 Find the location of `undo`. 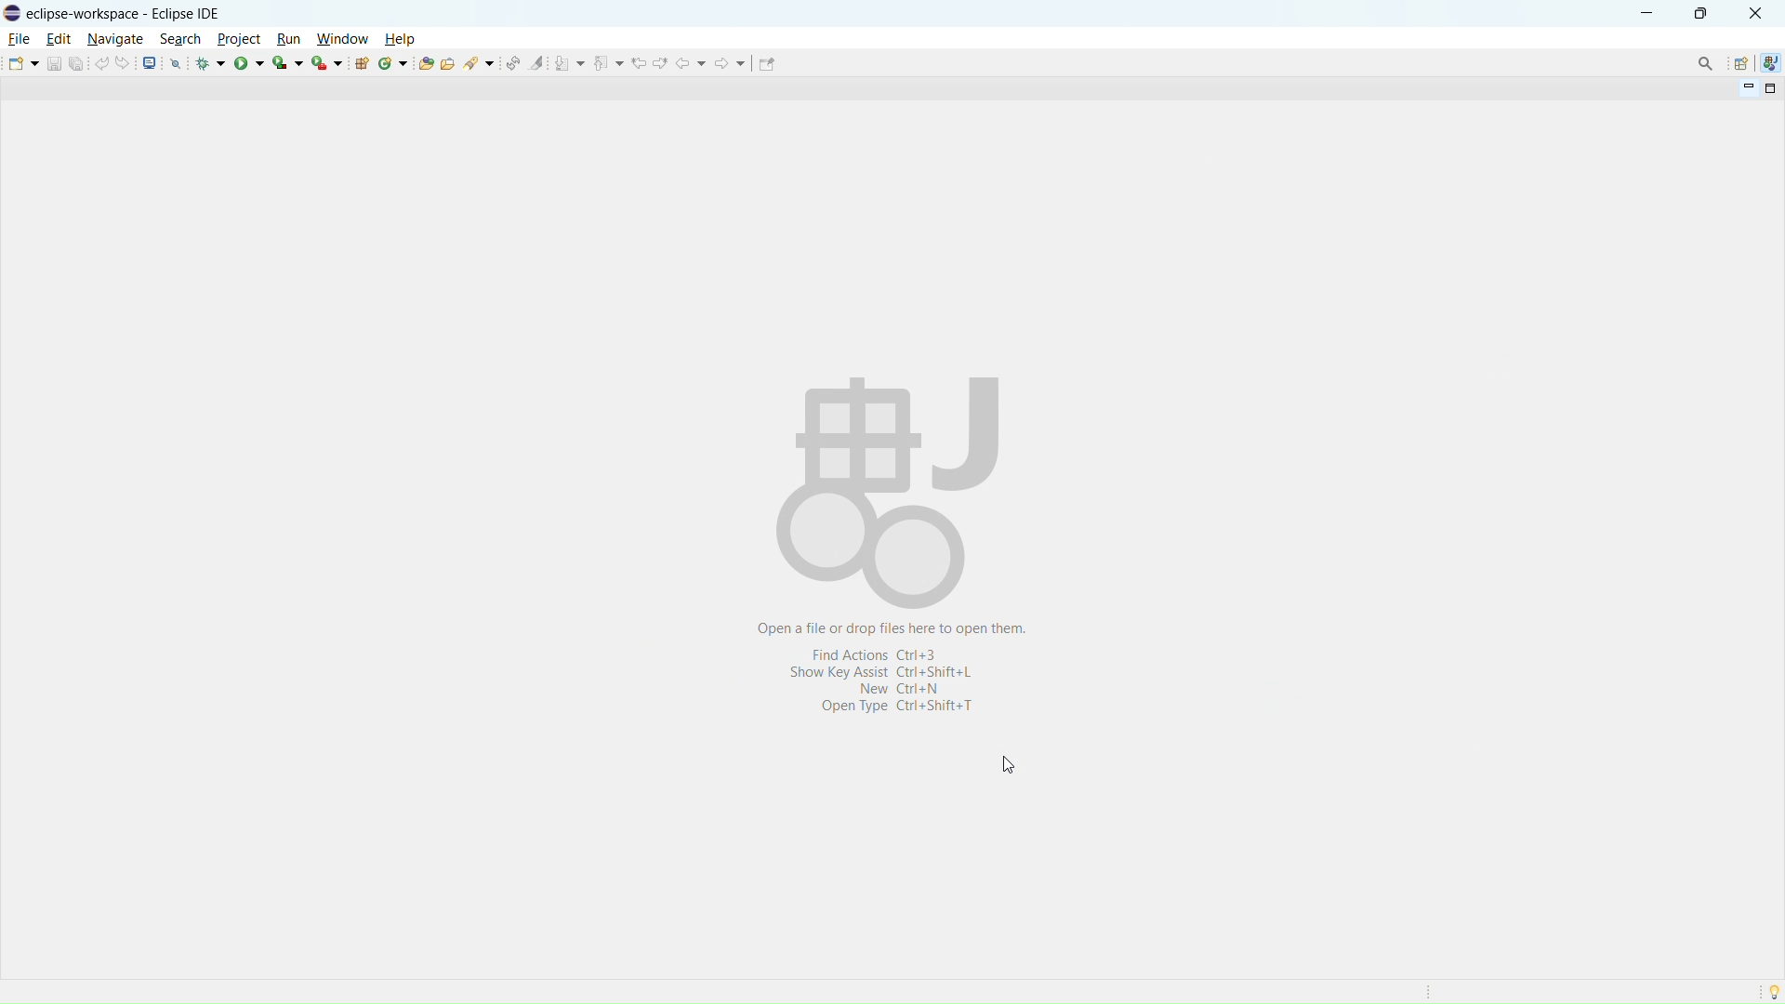

undo is located at coordinates (101, 63).